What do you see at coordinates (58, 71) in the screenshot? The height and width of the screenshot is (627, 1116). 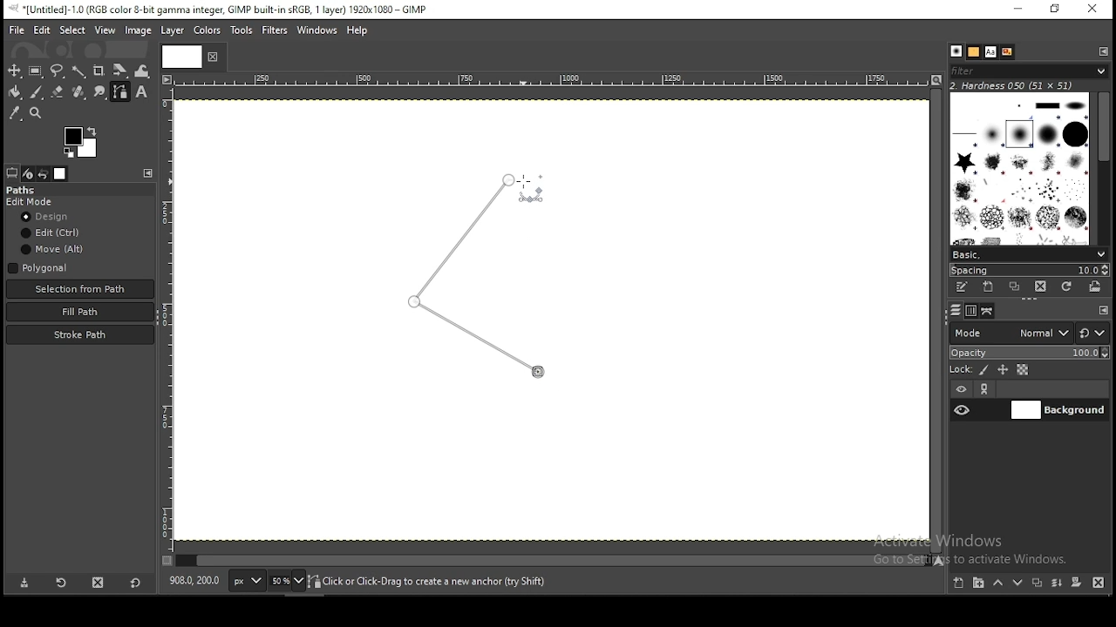 I see `free selection tool` at bounding box center [58, 71].